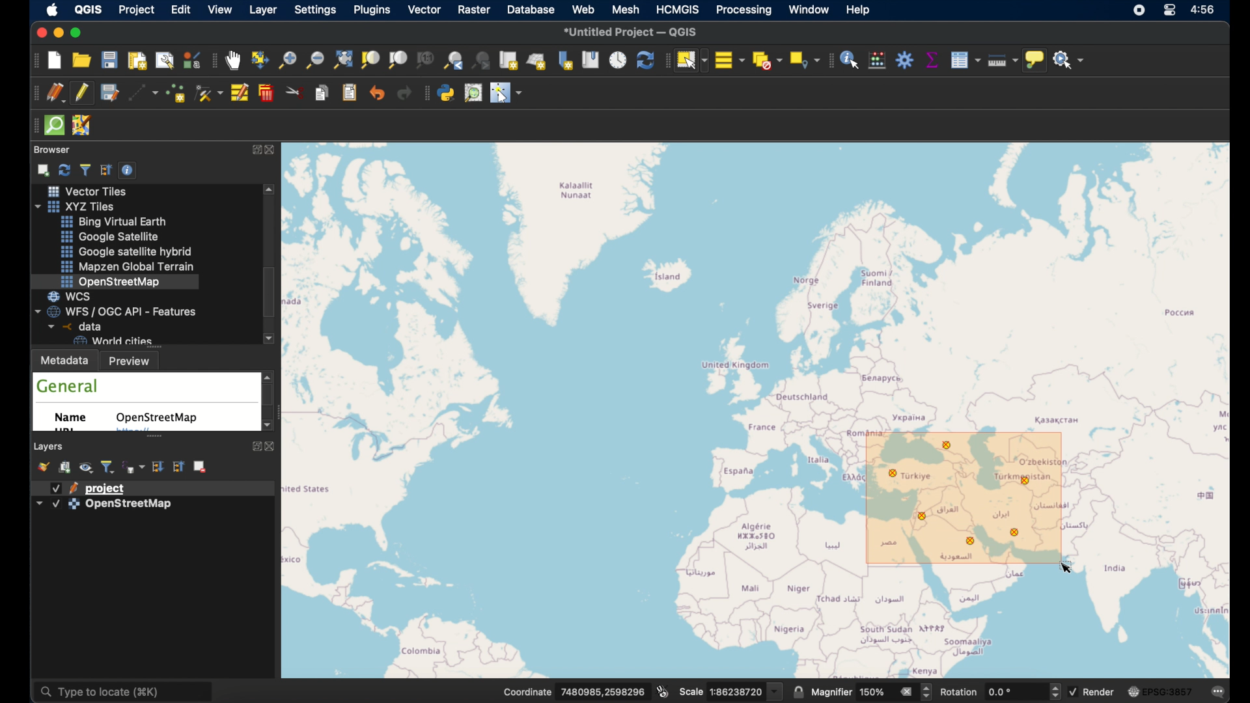 The width and height of the screenshot is (1250, 703). What do you see at coordinates (678, 9) in the screenshot?
I see `HCMGIS` at bounding box center [678, 9].